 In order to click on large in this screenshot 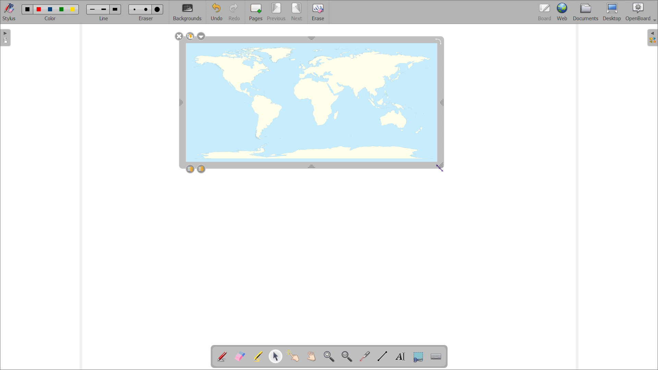, I will do `click(158, 9)`.